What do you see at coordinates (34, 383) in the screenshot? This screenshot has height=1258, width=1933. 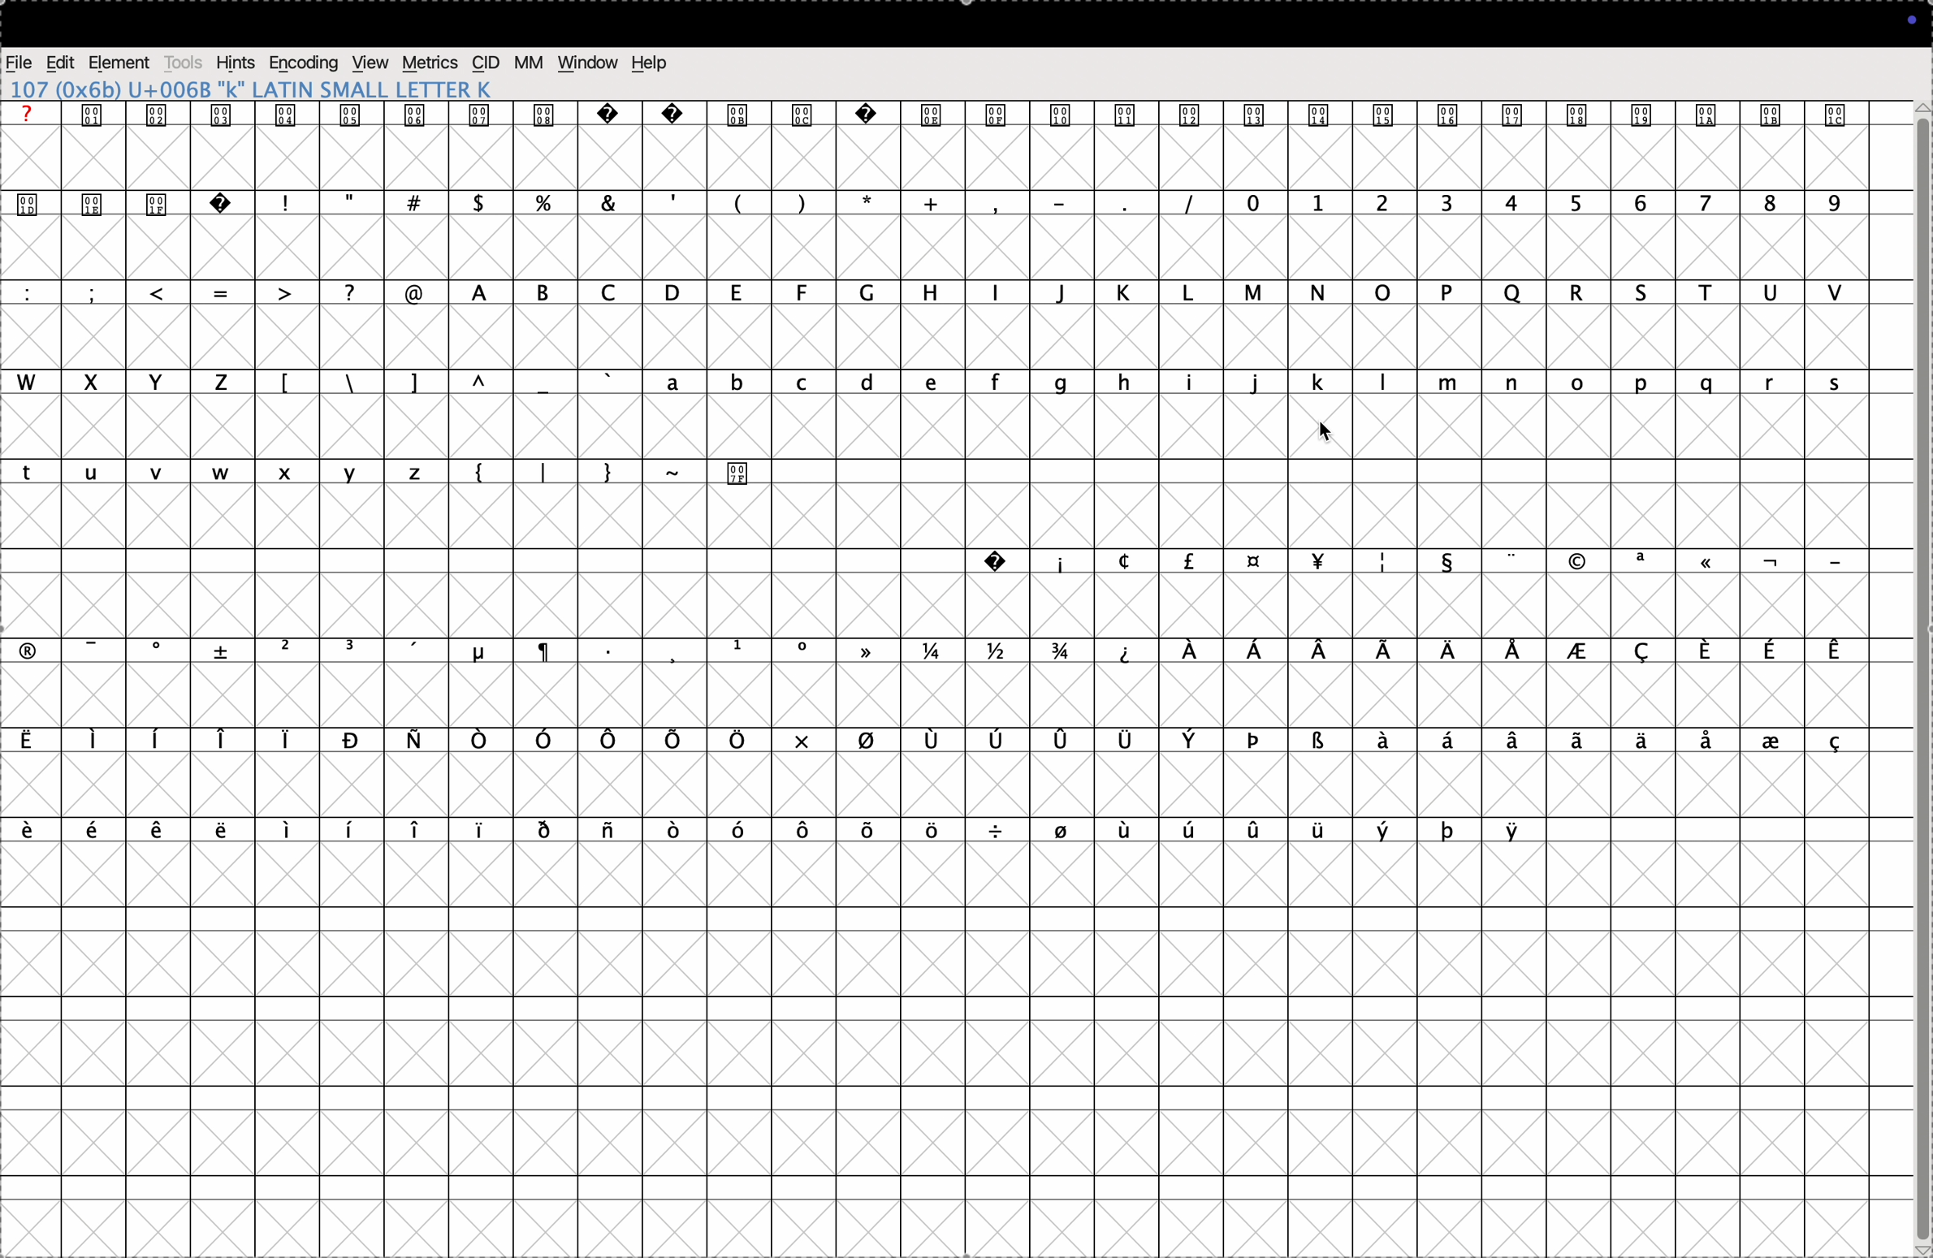 I see `w` at bounding box center [34, 383].